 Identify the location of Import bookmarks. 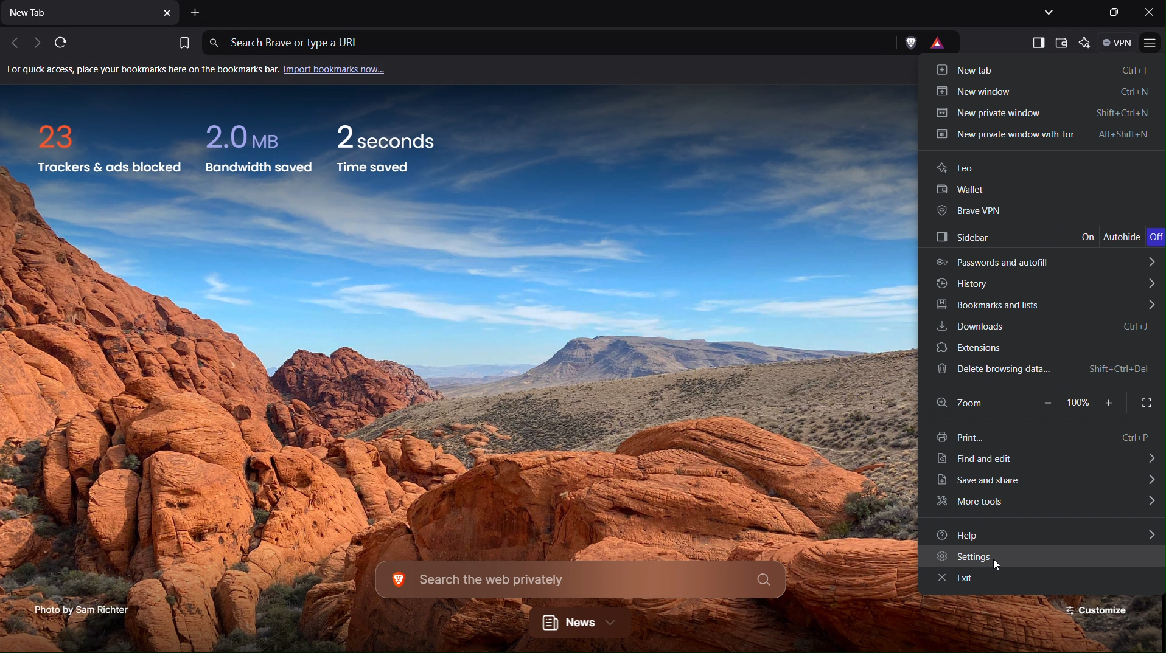
(215, 73).